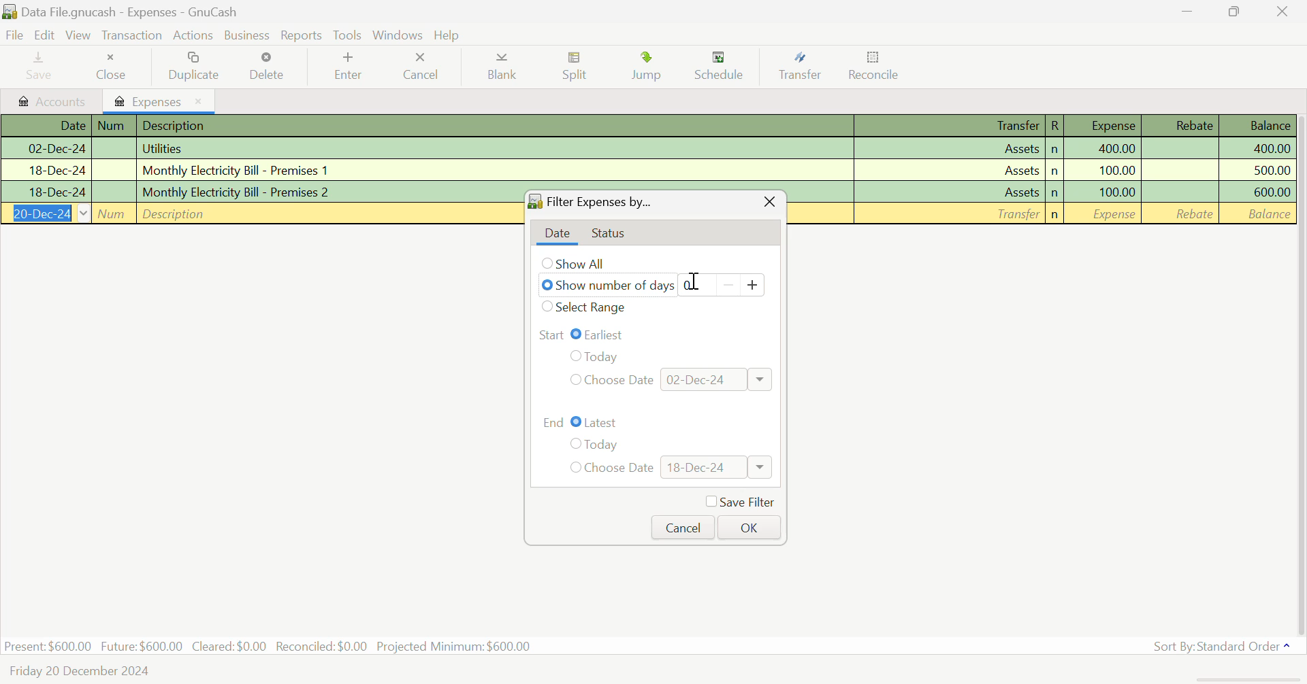 This screenshot has height=684, width=1307. I want to click on Date, so click(44, 192).